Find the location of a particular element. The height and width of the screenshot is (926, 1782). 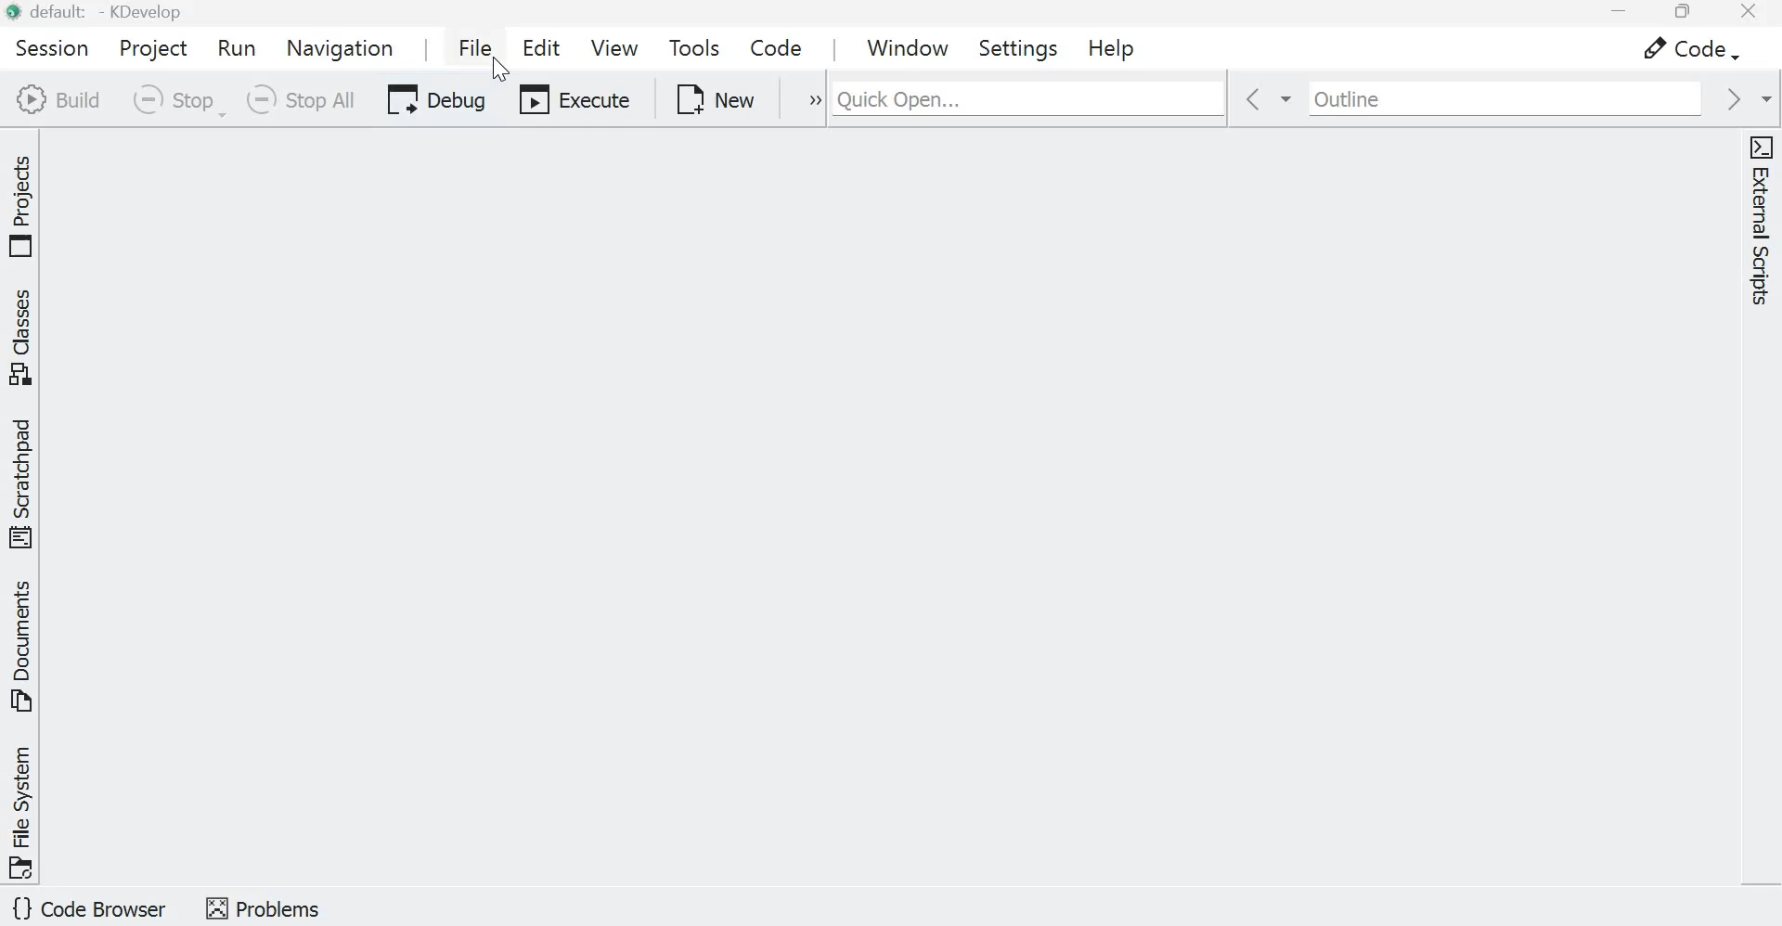

Go back in context history is located at coordinates (1255, 100).